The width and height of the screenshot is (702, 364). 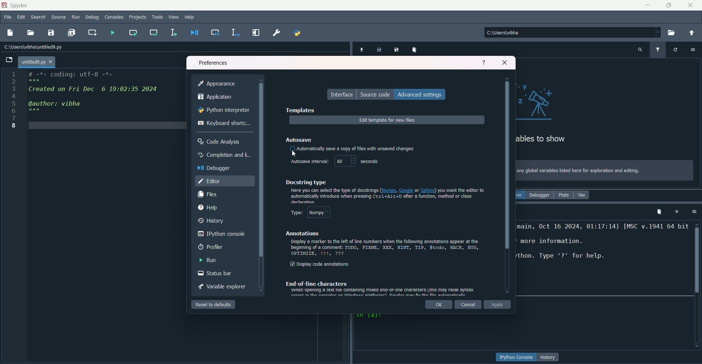 What do you see at coordinates (224, 110) in the screenshot?
I see `python interpreter` at bounding box center [224, 110].